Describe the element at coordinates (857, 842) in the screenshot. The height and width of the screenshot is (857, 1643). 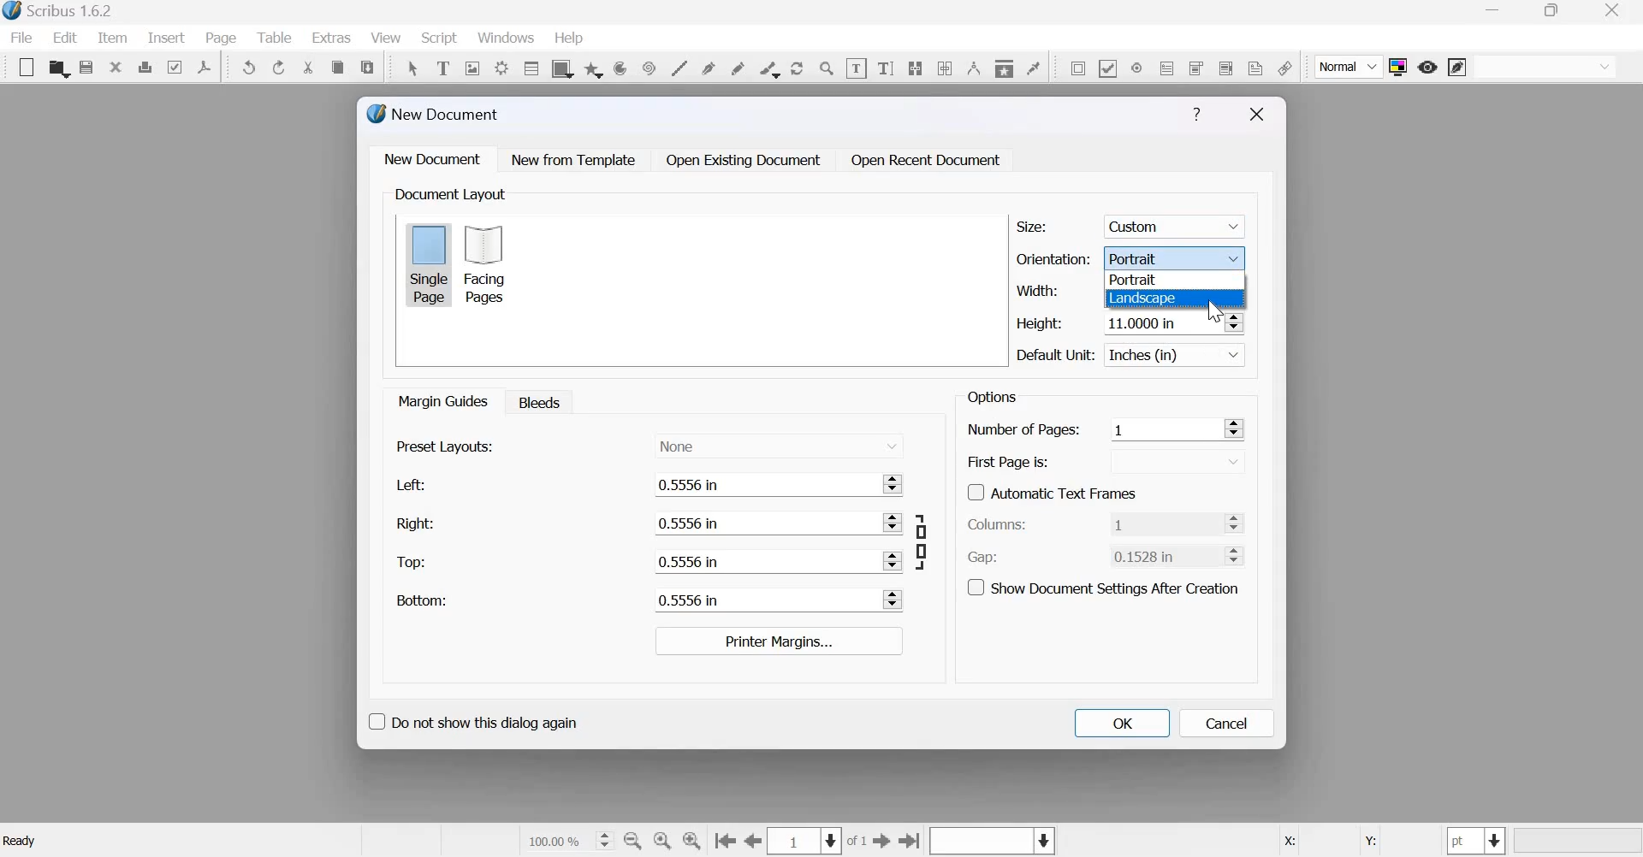
I see `of 1` at that location.